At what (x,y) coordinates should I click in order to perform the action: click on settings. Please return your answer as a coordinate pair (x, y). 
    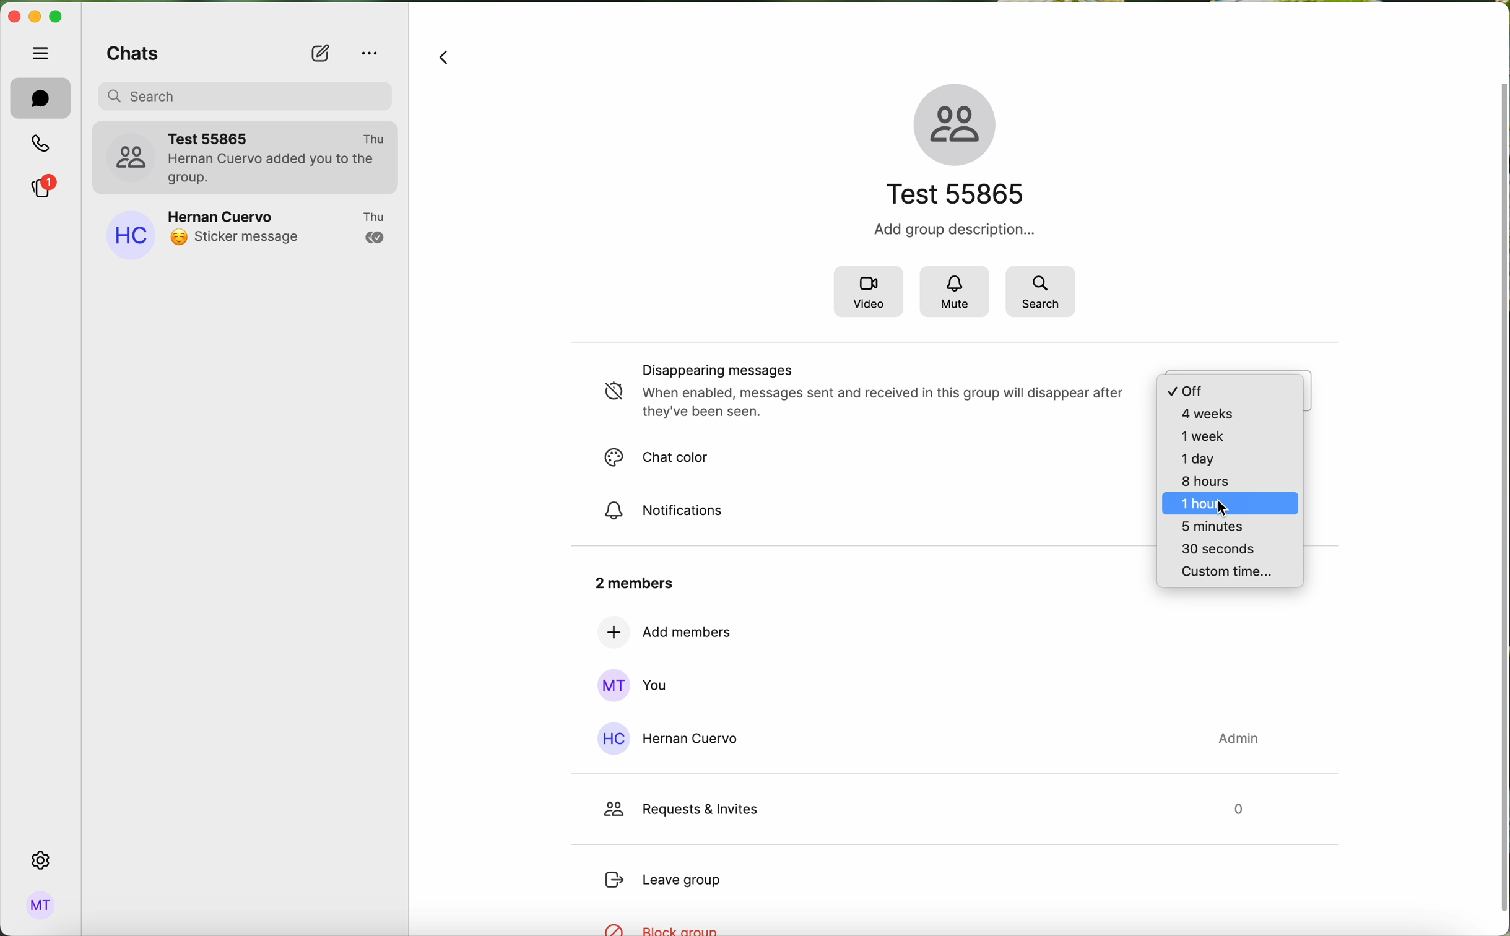
    Looking at the image, I should click on (40, 860).